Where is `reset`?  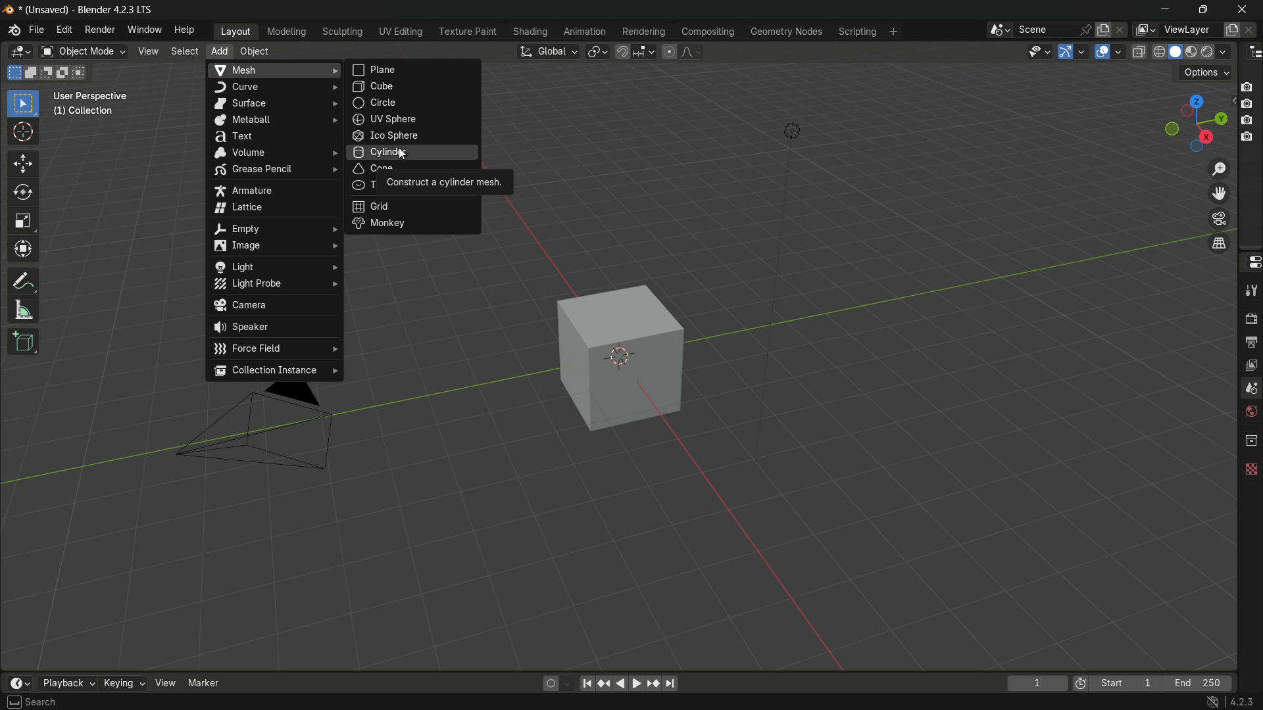
reset is located at coordinates (606, 684).